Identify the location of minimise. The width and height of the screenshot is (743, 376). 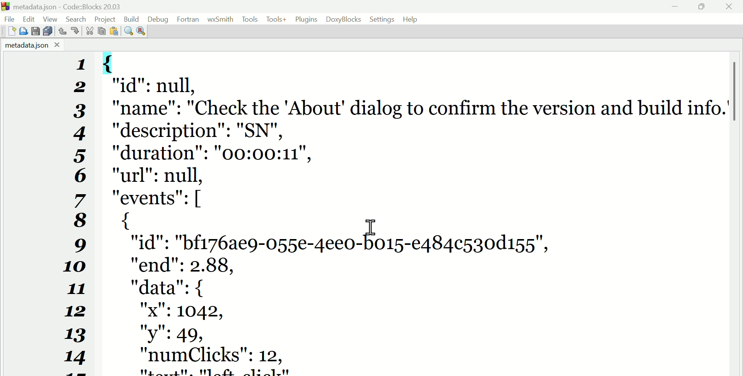
(676, 7).